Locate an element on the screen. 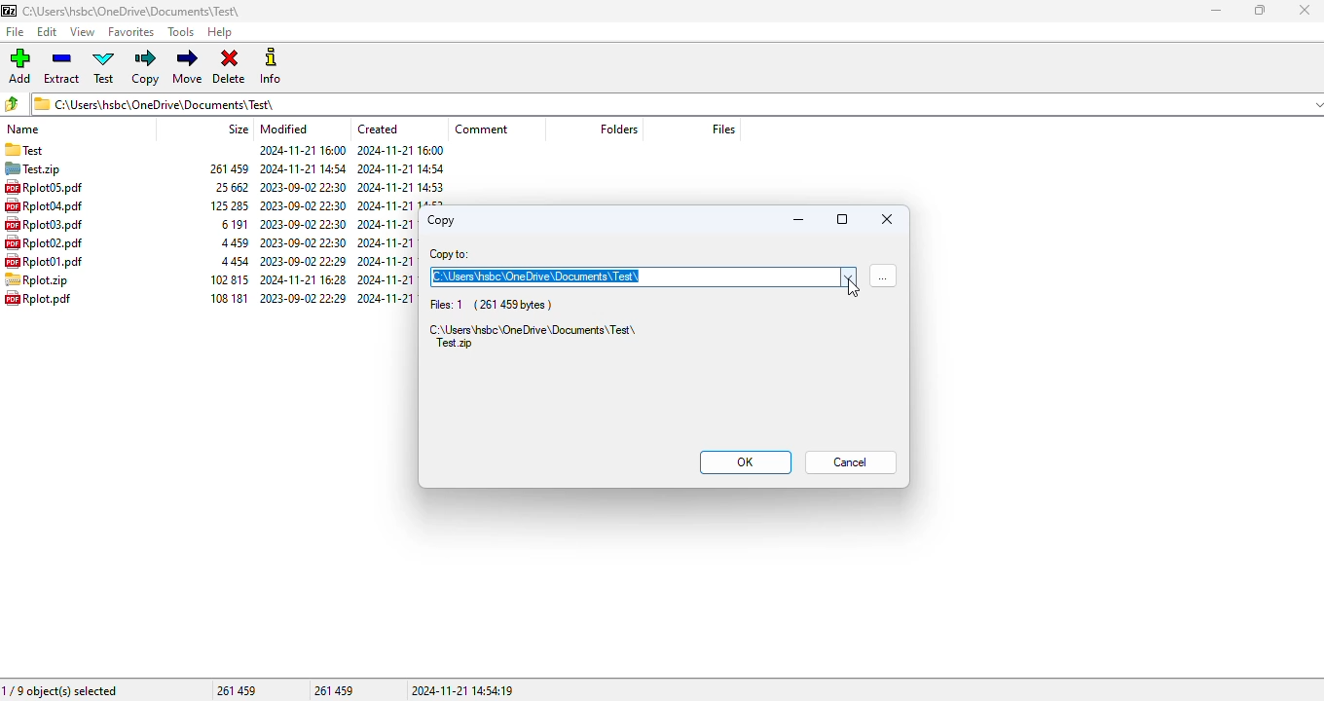  maximize is located at coordinates (1258, 10).